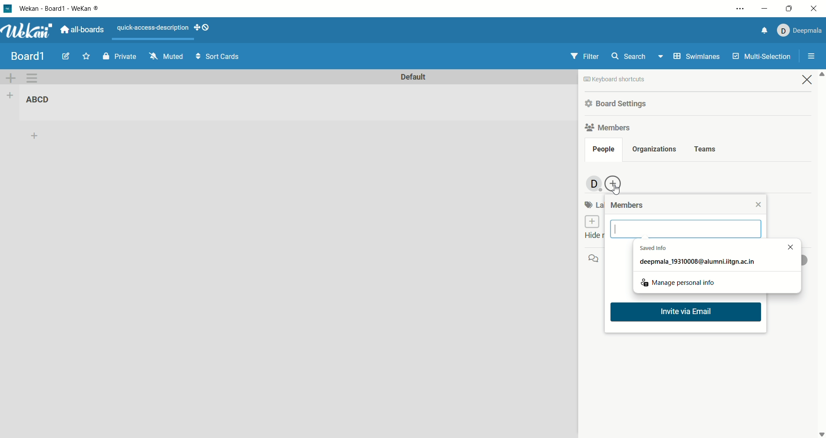 The height and width of the screenshot is (438, 826). I want to click on teams, so click(706, 150).